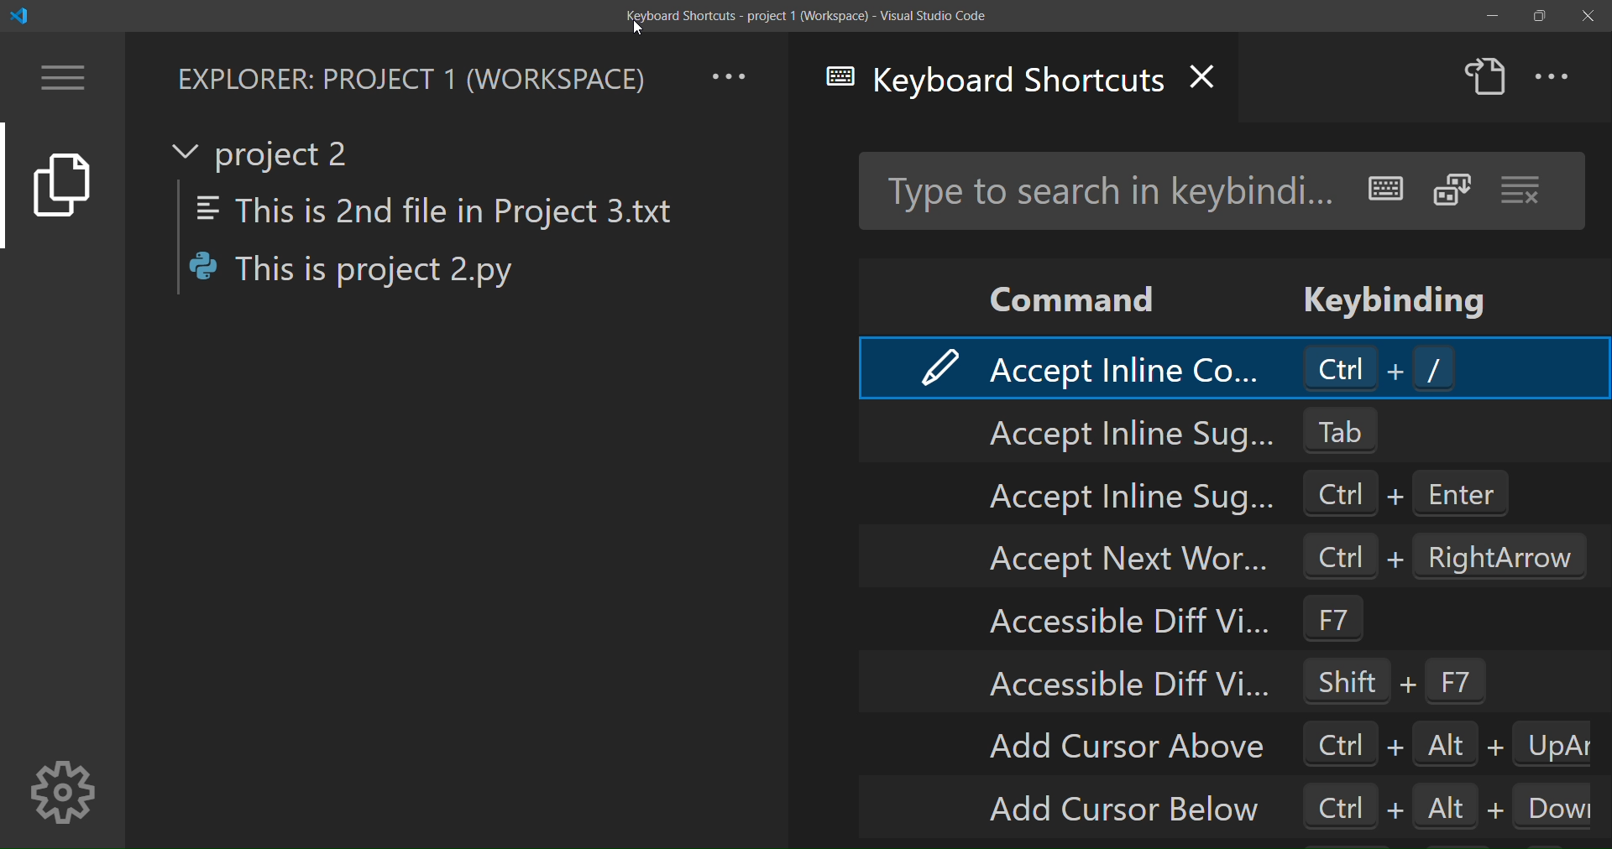 The width and height of the screenshot is (1612, 849). Describe the element at coordinates (1382, 367) in the screenshot. I see `ctrl + /` at that location.